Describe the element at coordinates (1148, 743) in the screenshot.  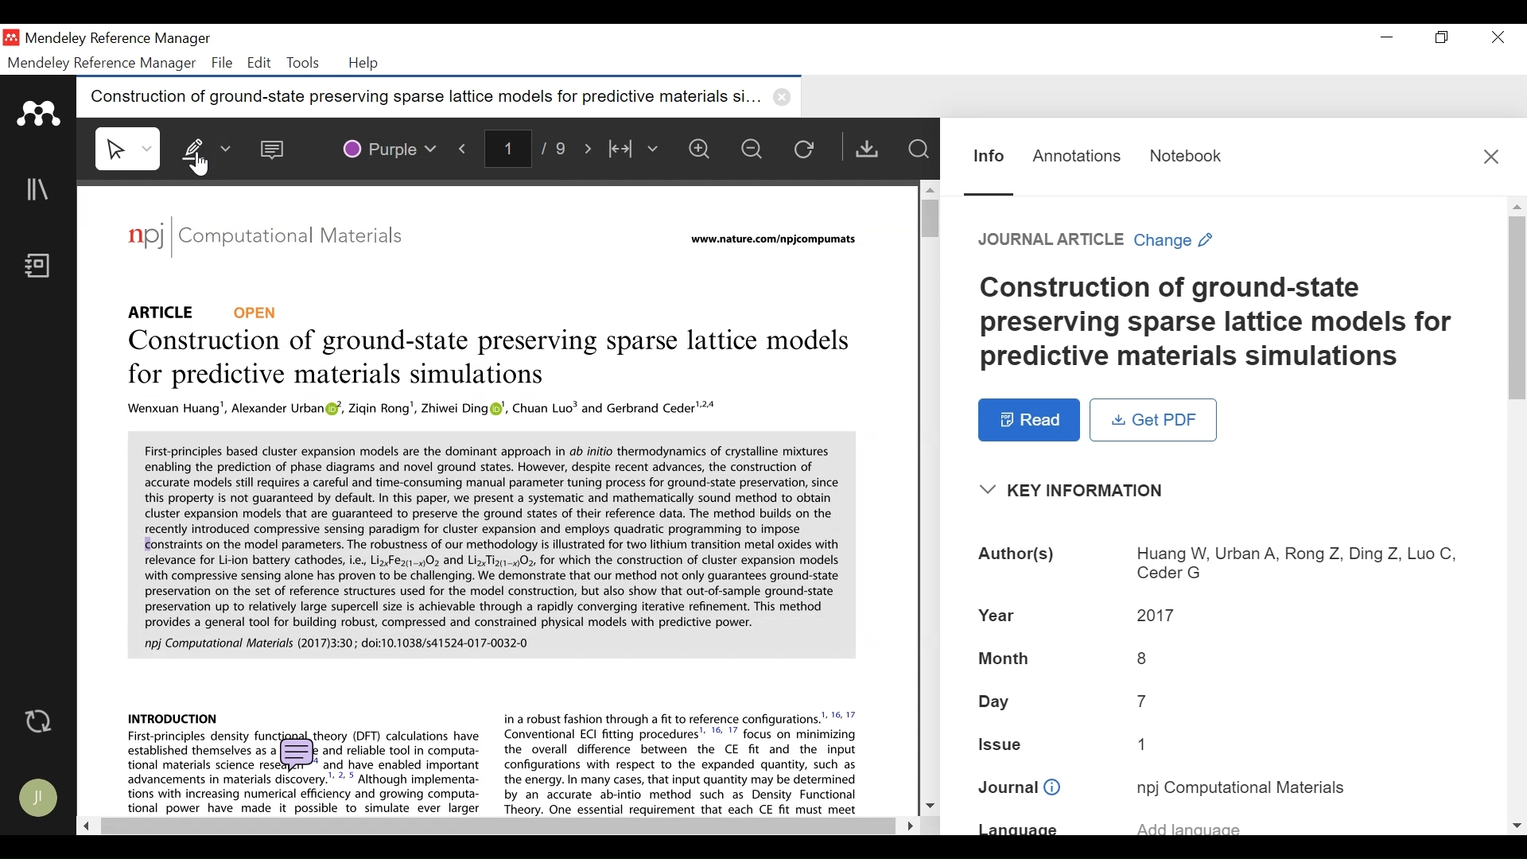
I see `Issue` at that location.